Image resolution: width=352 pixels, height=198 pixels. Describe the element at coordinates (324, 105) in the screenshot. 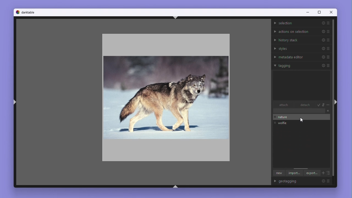

I see `sorting` at that location.